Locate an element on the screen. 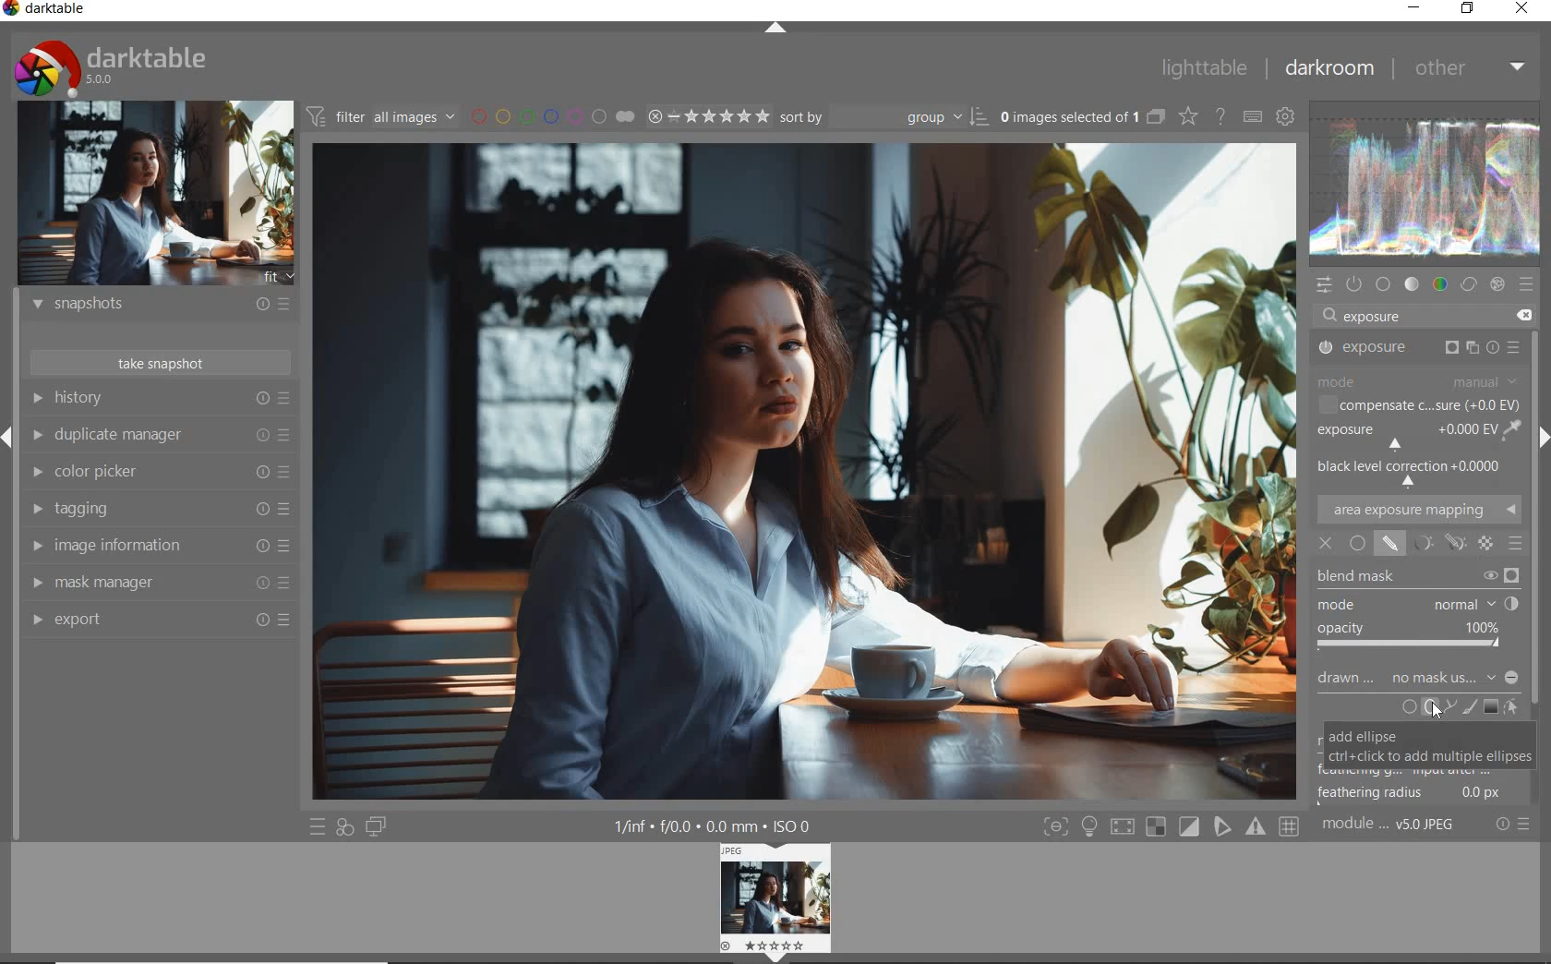  duplicate manager is located at coordinates (162, 435).